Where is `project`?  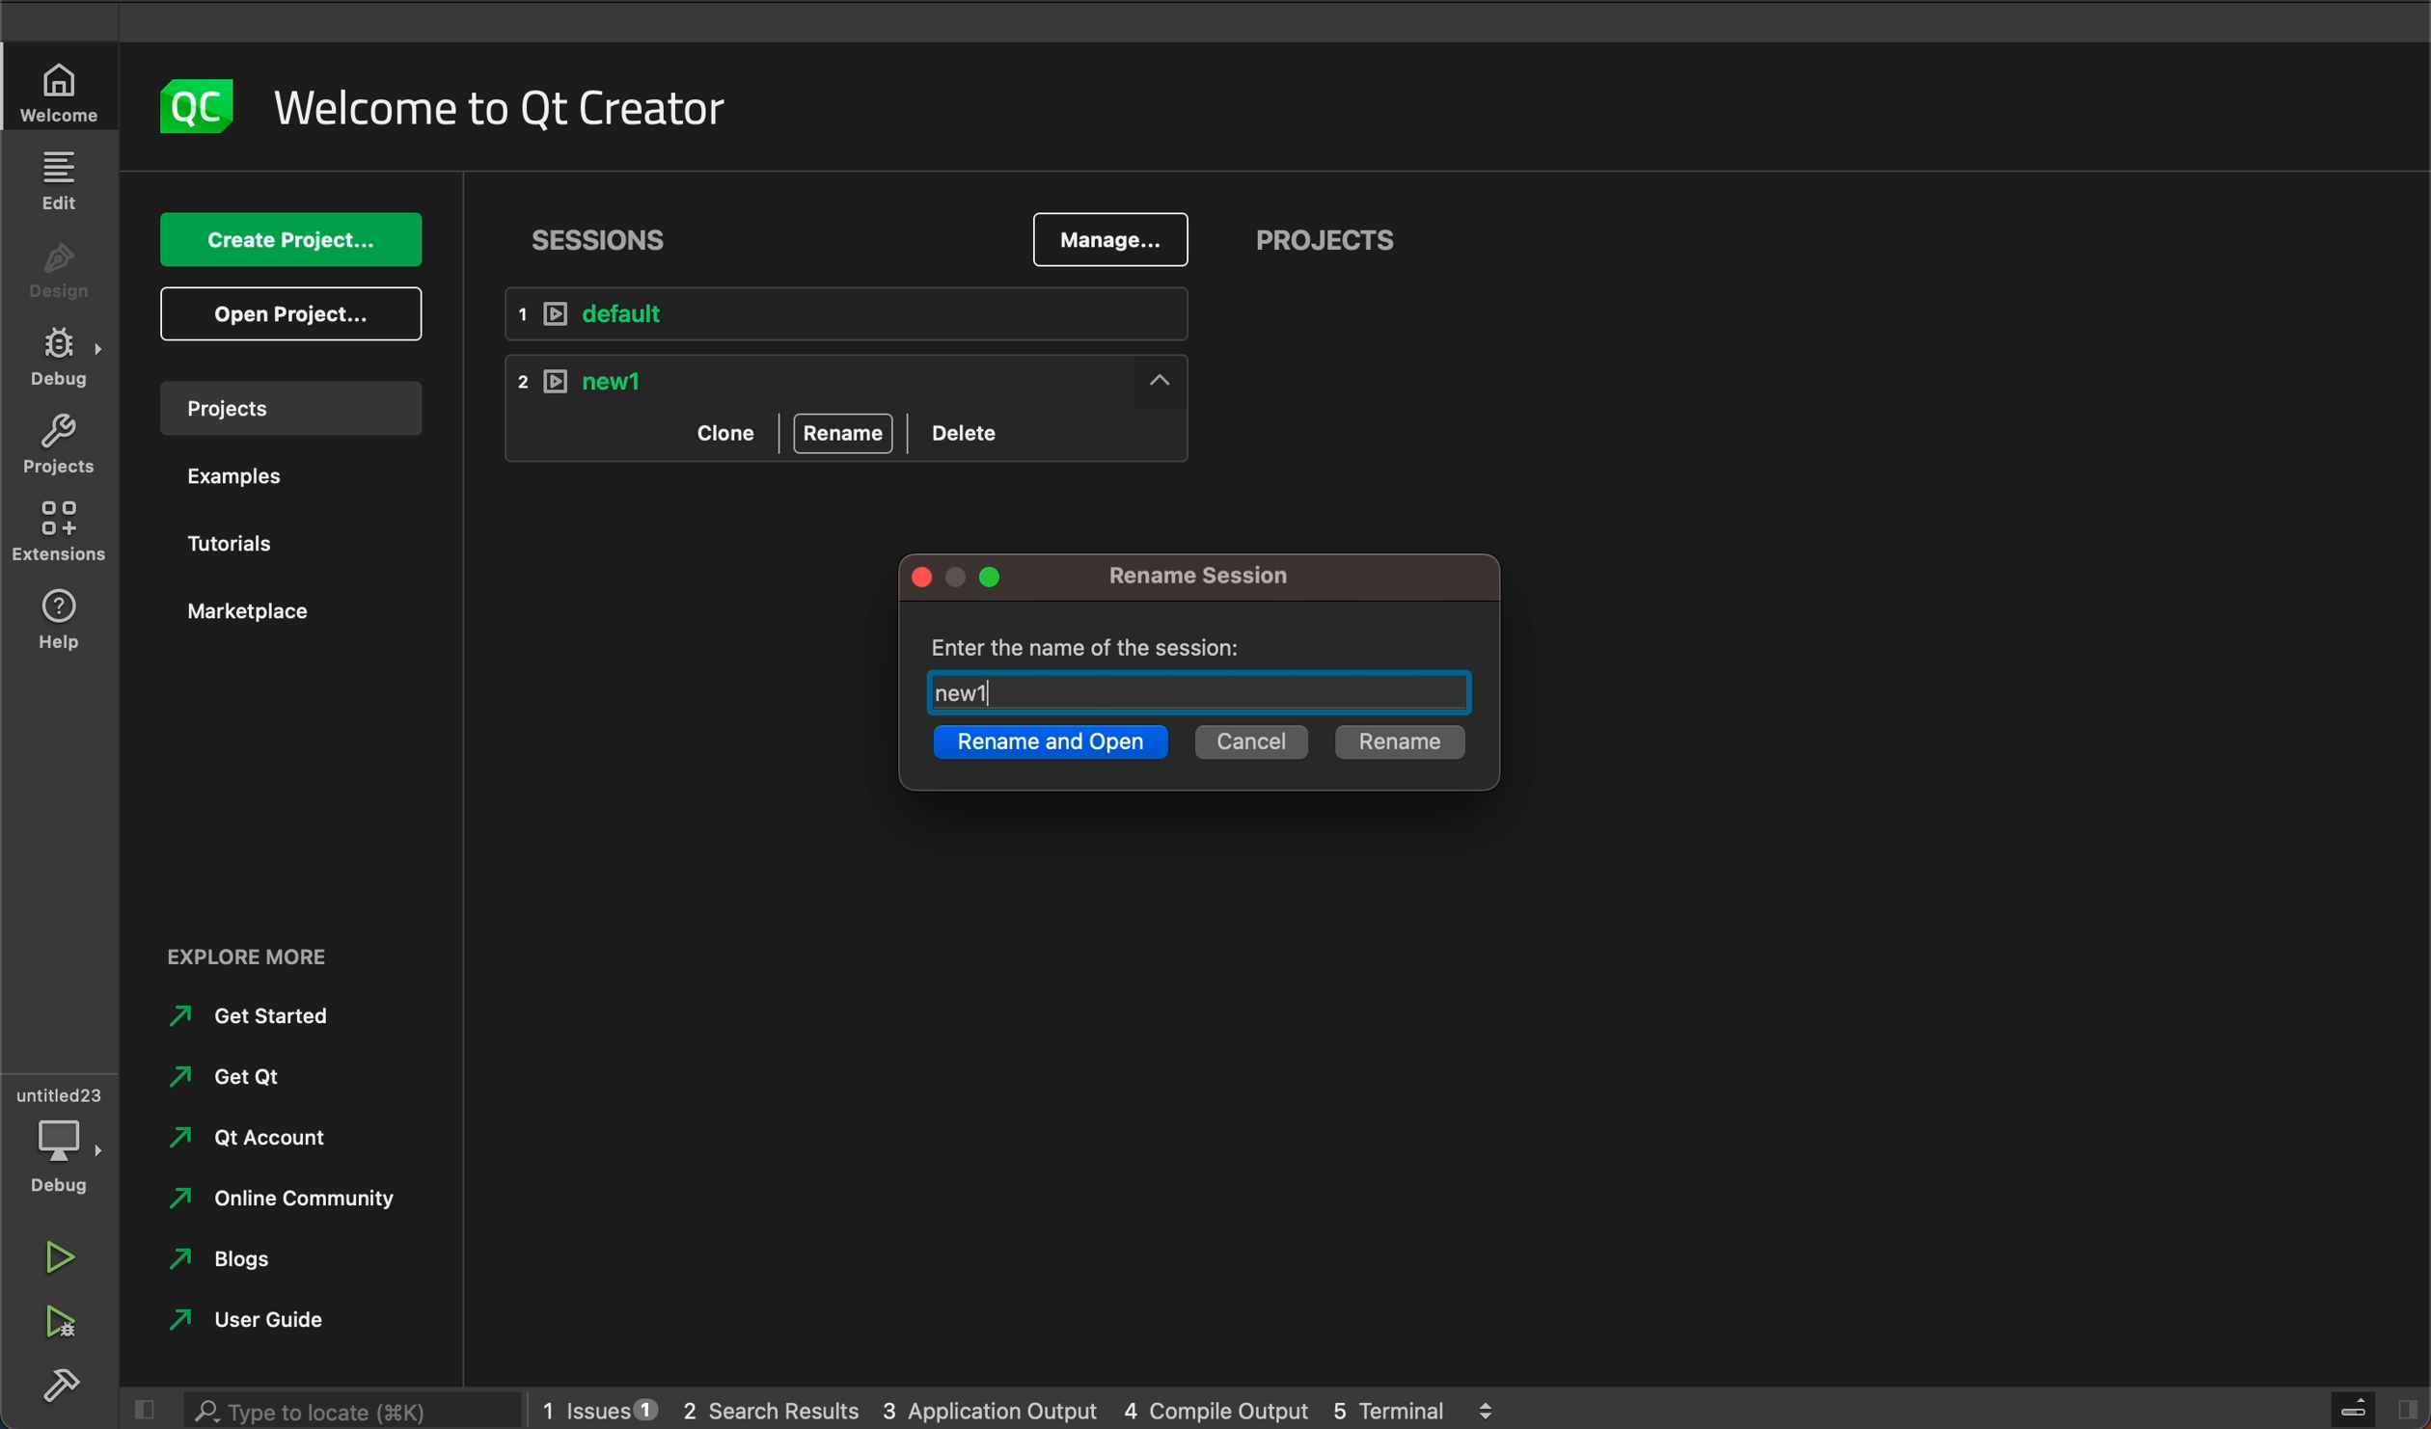
project is located at coordinates (58, 446).